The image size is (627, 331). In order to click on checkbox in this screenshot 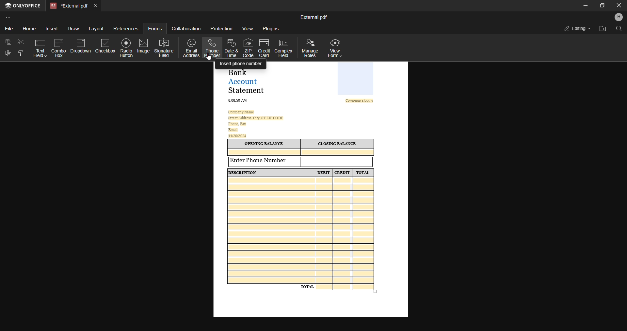, I will do `click(104, 45)`.